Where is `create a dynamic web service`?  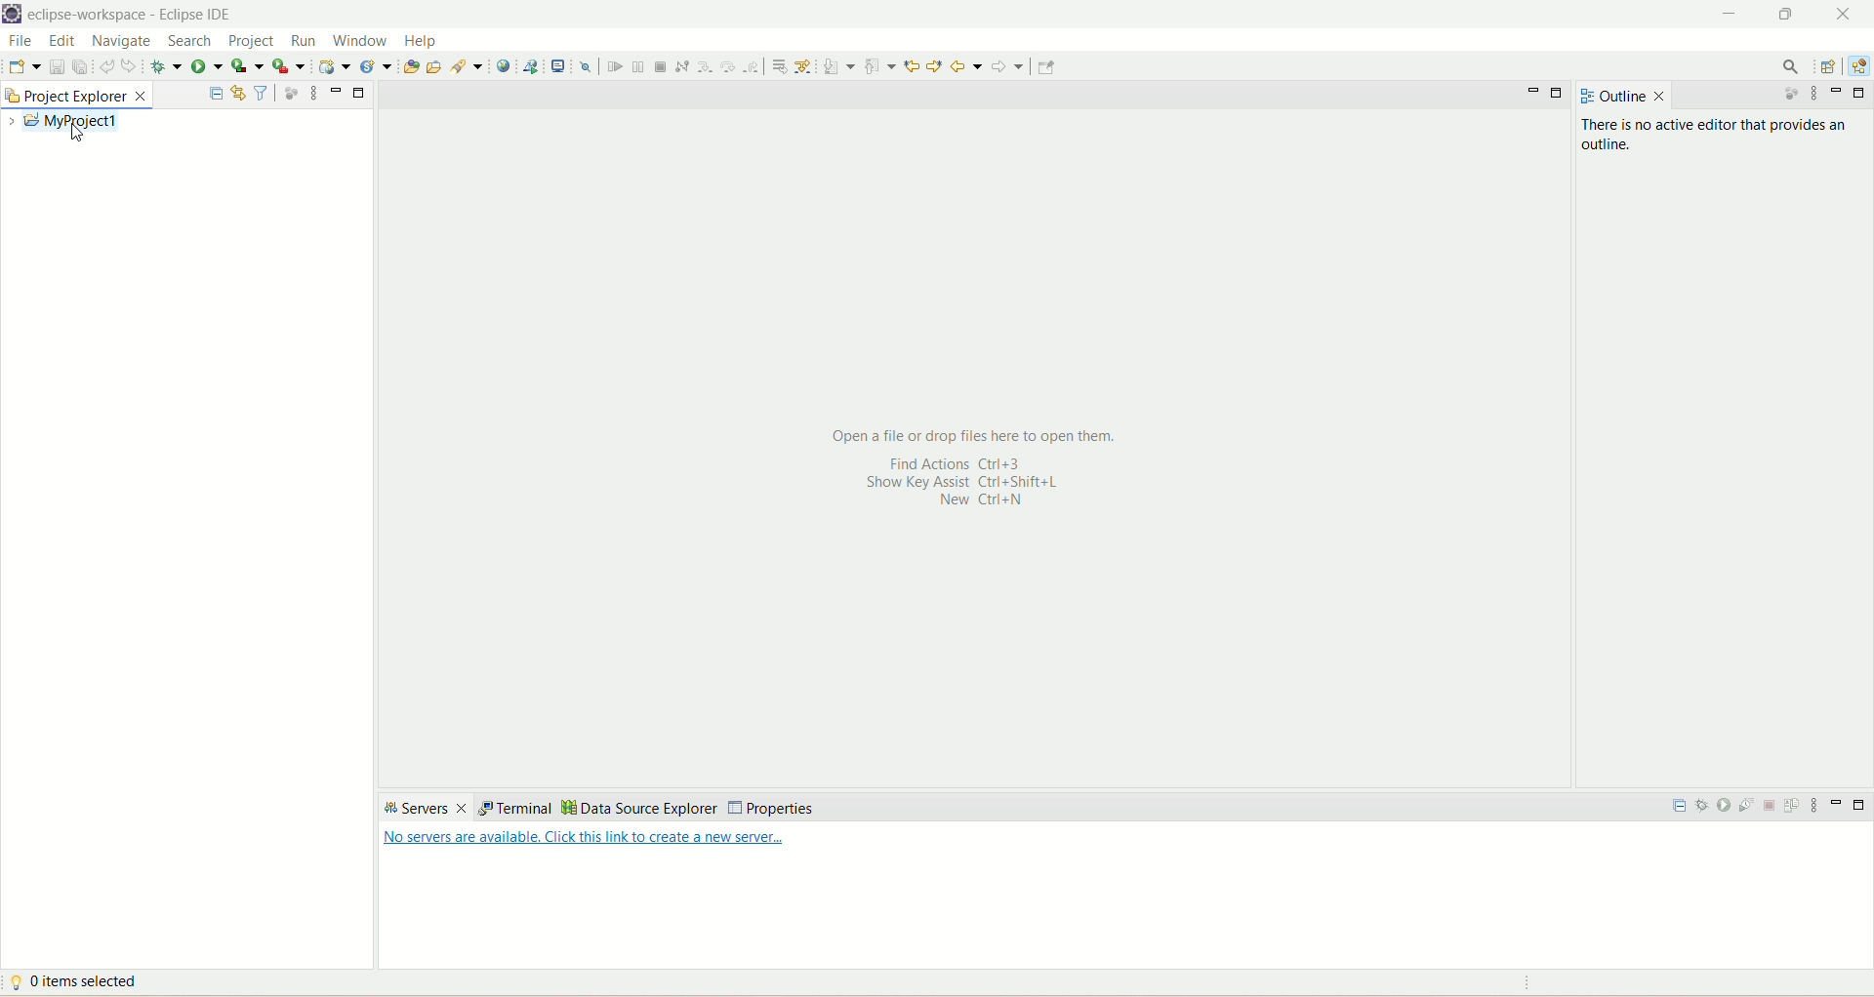
create a dynamic web service is located at coordinates (337, 66).